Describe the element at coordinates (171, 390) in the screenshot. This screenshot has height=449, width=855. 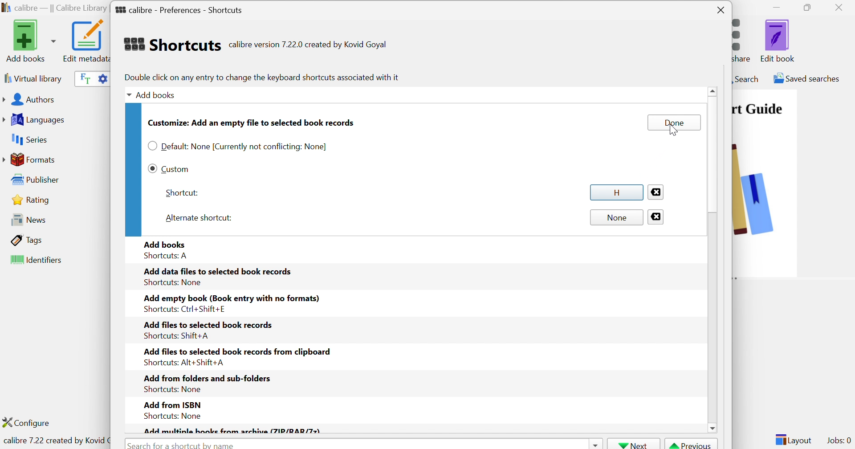
I see `Shortcuts: None` at that location.